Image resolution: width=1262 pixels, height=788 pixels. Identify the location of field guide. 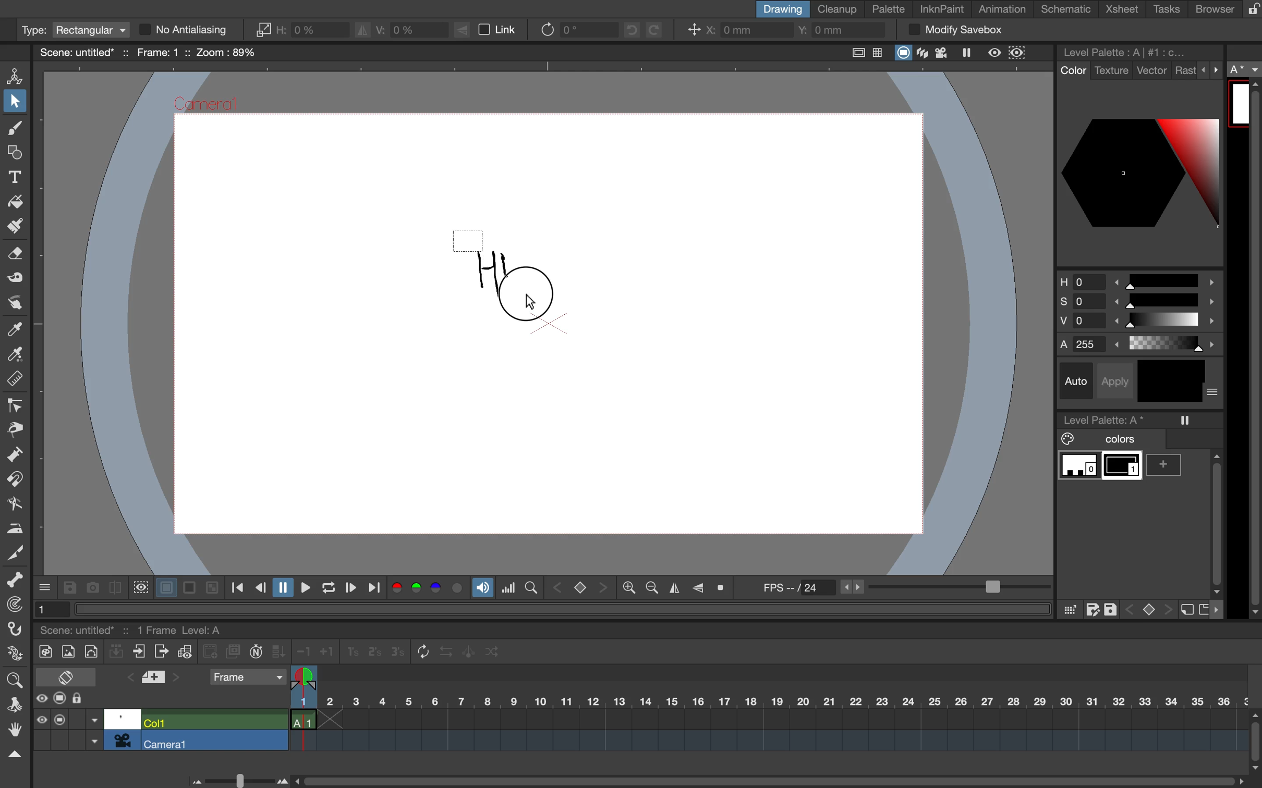
(878, 54).